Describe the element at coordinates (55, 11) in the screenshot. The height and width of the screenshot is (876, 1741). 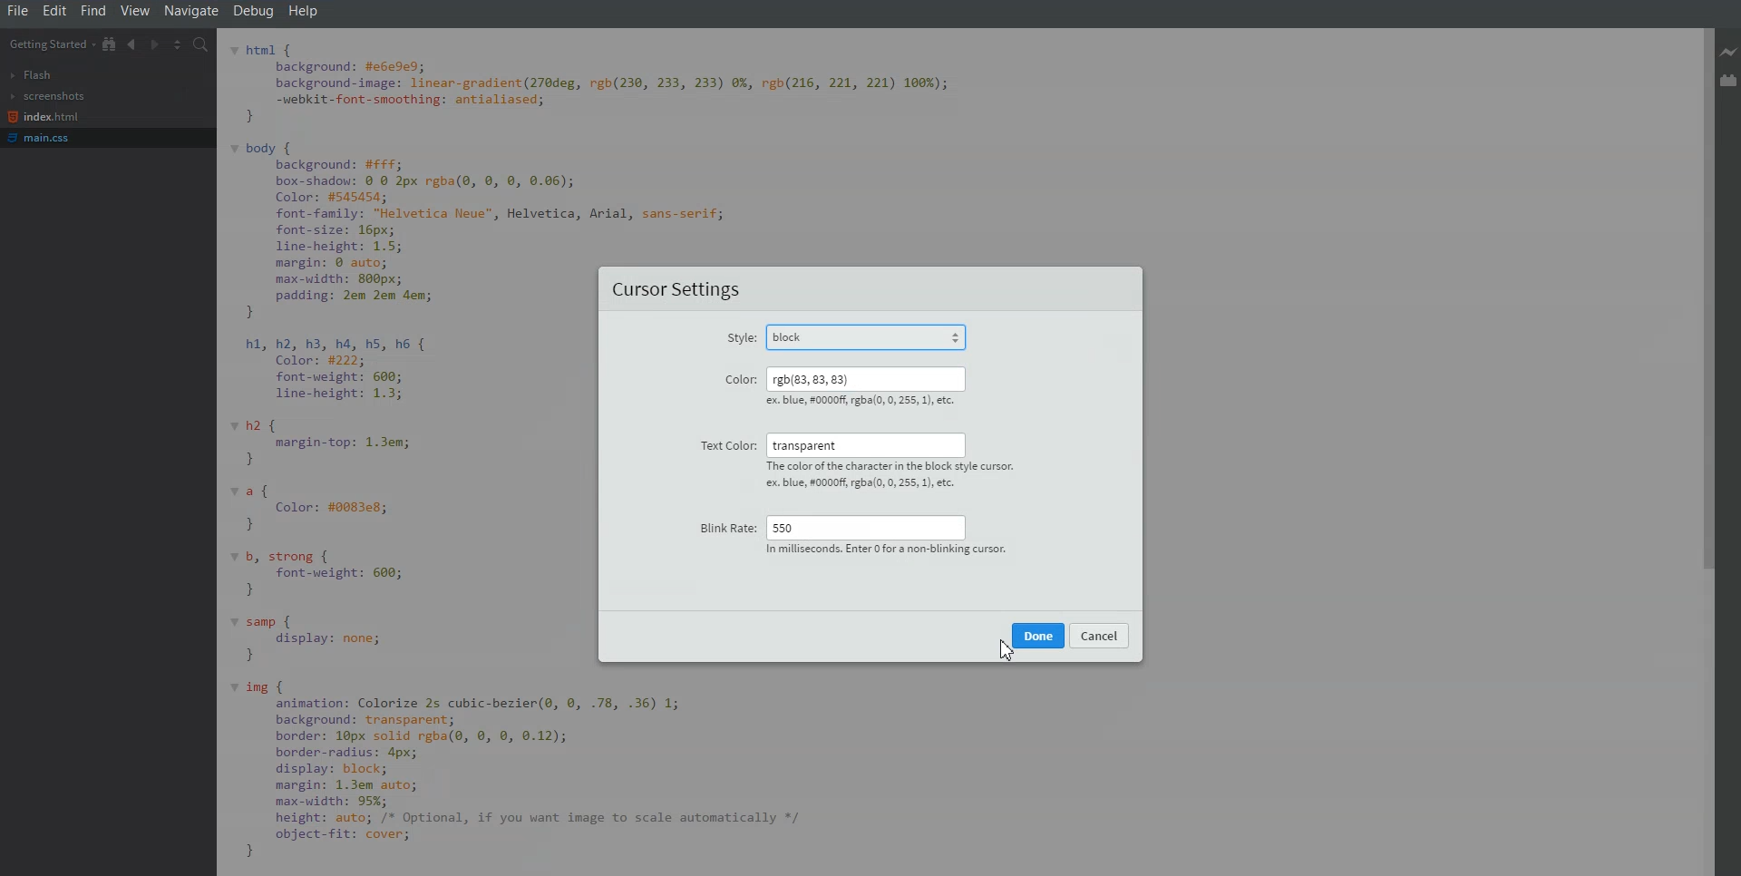
I see `Edit` at that location.